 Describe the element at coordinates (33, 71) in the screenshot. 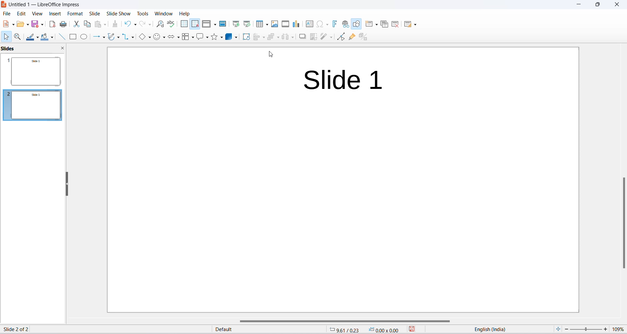

I see `Slide 1` at that location.